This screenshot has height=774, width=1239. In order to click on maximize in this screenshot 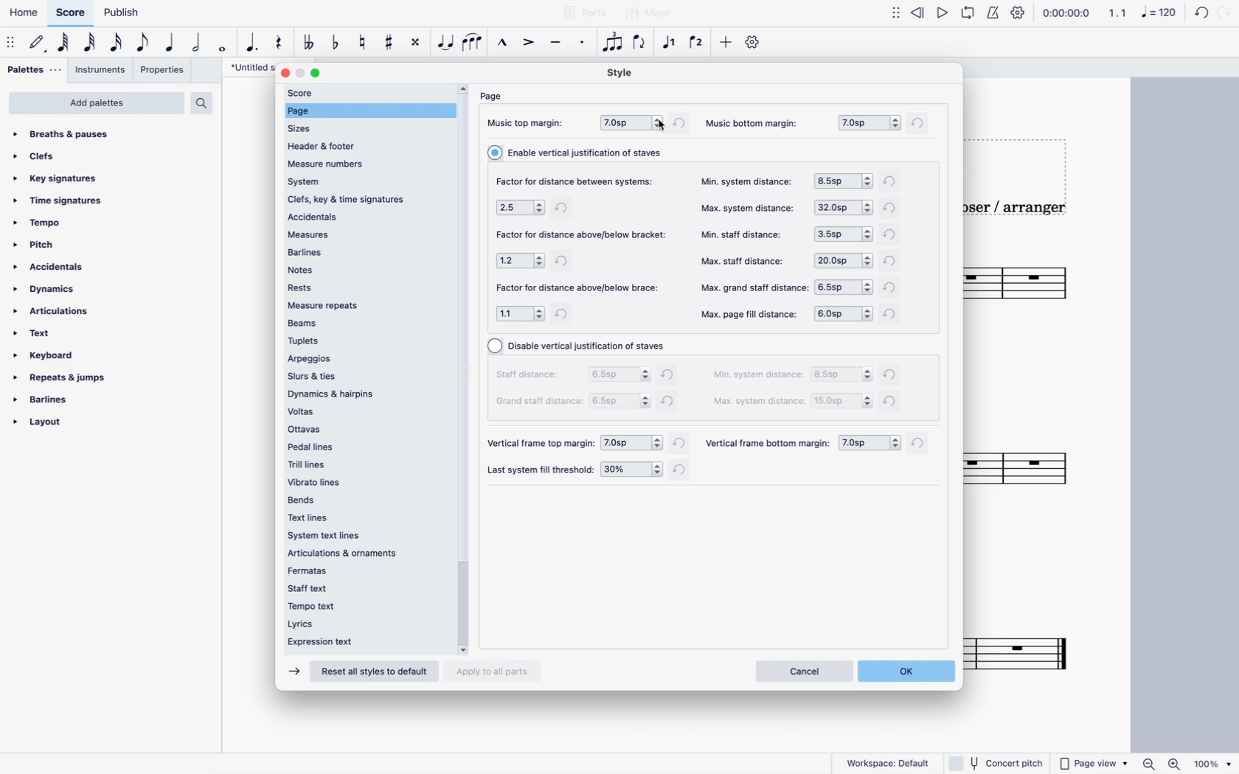, I will do `click(319, 74)`.